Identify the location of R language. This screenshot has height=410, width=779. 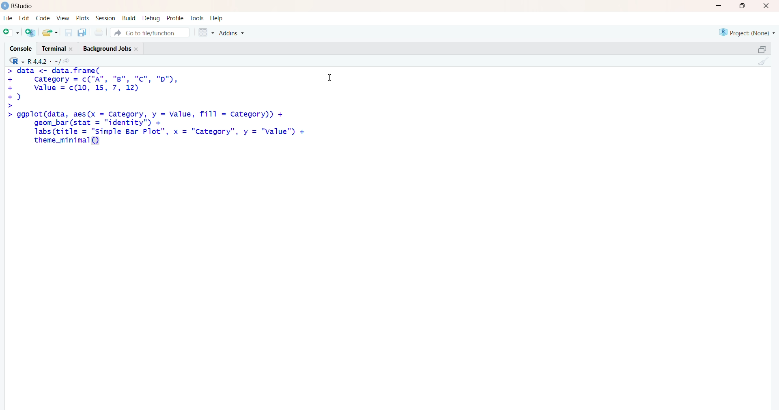
(17, 61).